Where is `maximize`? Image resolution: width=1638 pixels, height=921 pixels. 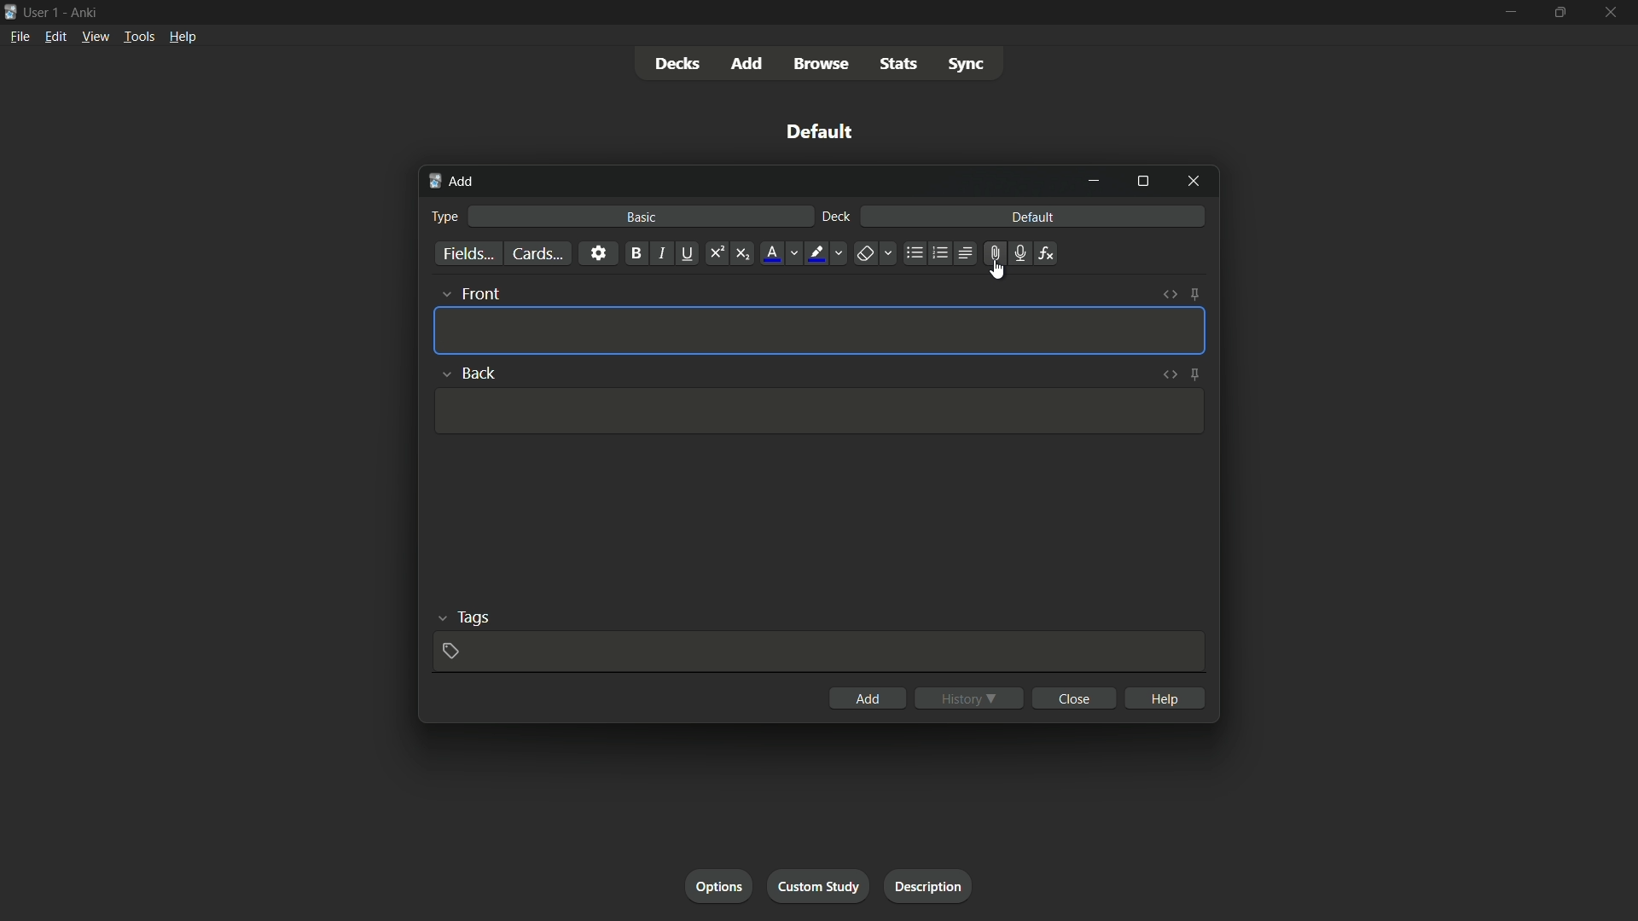
maximize is located at coordinates (1560, 13).